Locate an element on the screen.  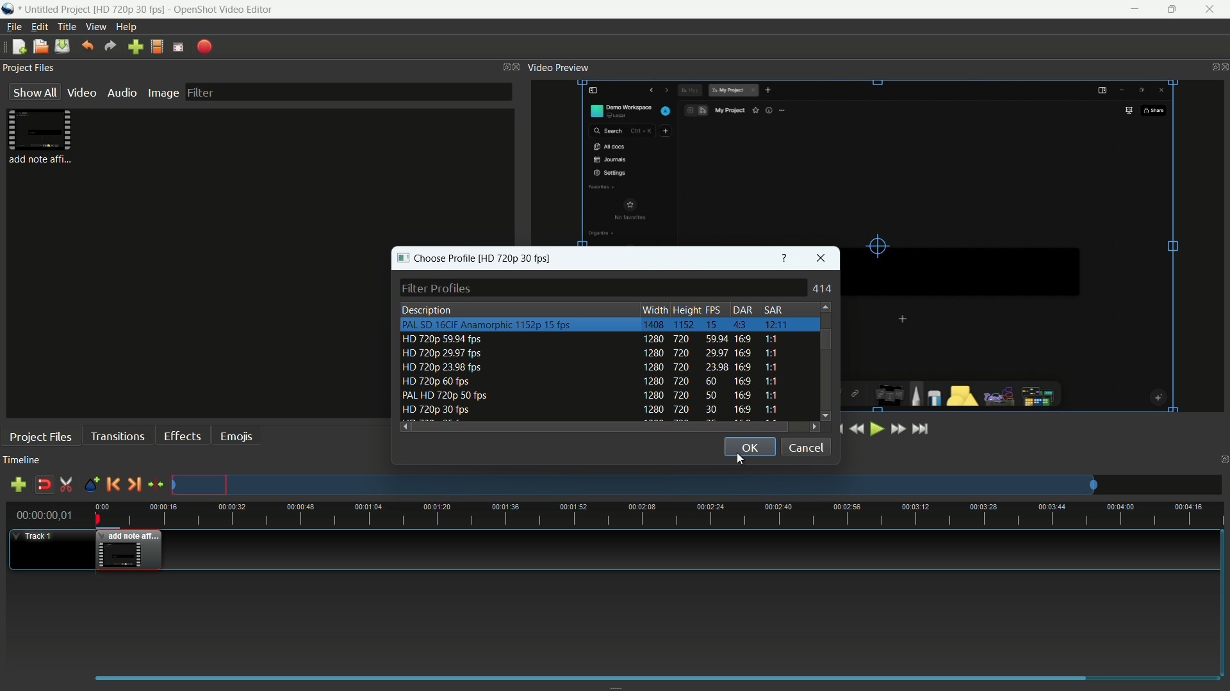
project name is located at coordinates (95, 10).